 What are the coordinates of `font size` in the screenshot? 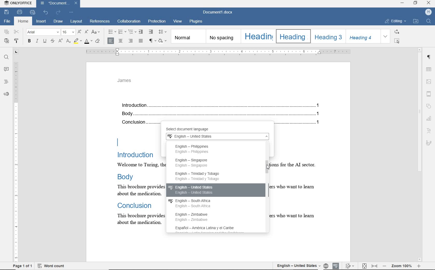 It's located at (68, 32).